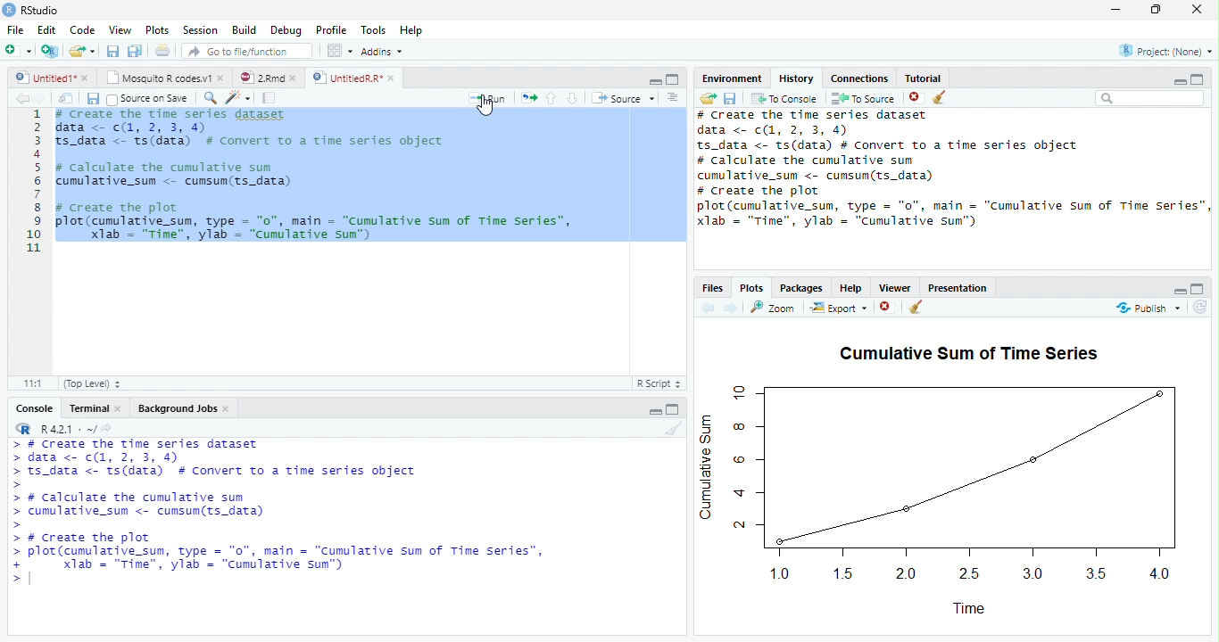  I want to click on Save, so click(112, 53).